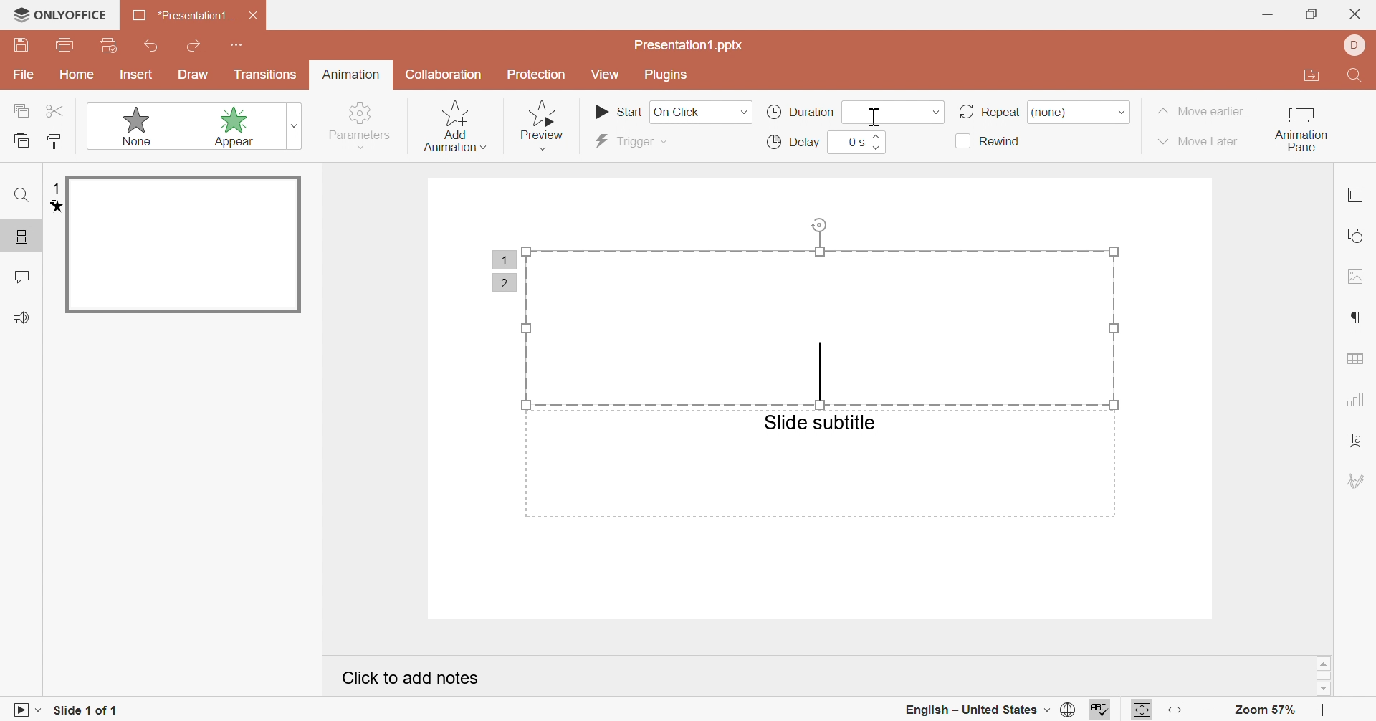 The image size is (1376, 721). What do you see at coordinates (183, 245) in the screenshot?
I see `slide` at bounding box center [183, 245].